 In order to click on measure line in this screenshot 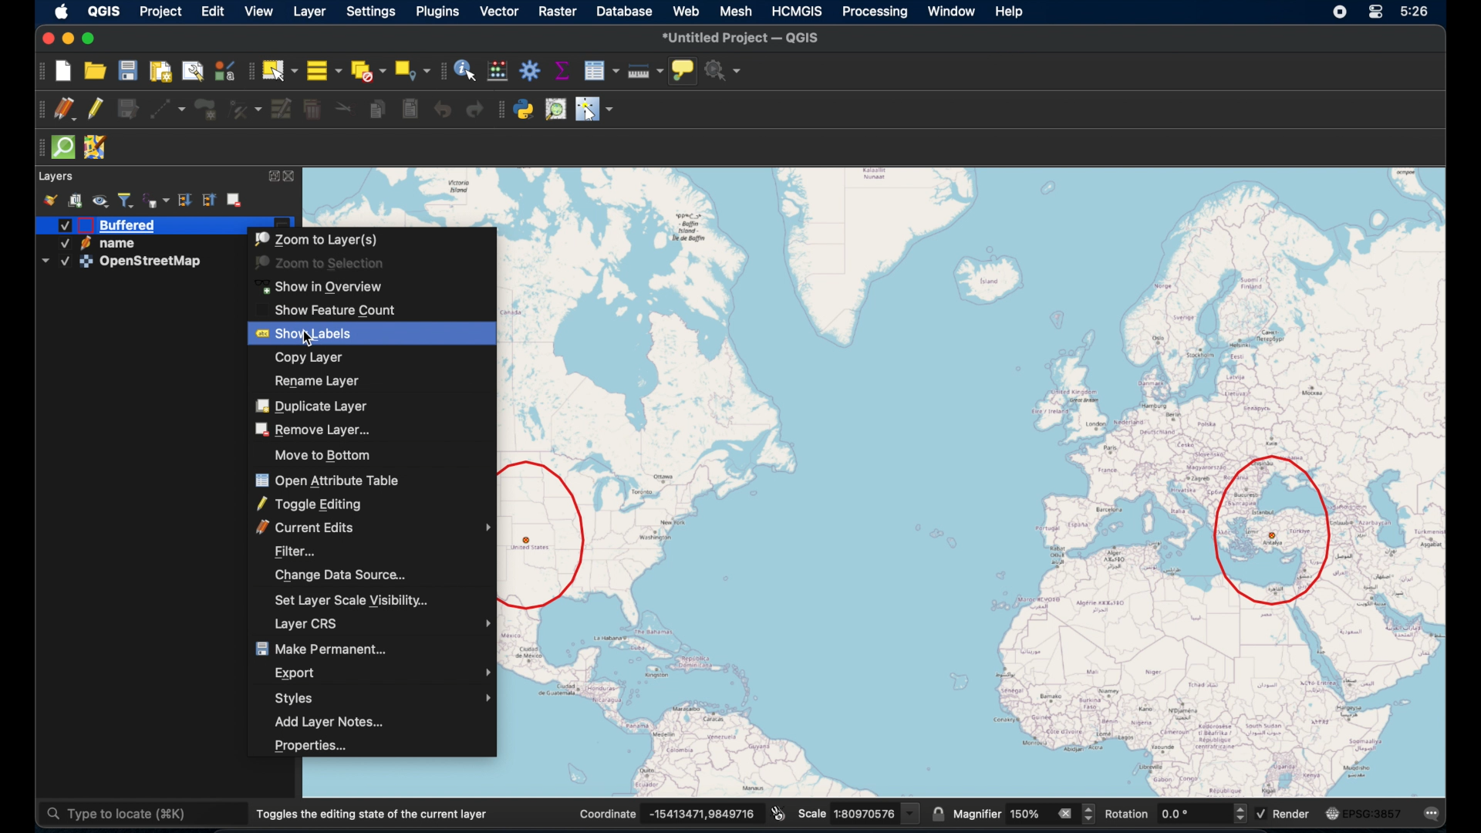, I will do `click(646, 71)`.